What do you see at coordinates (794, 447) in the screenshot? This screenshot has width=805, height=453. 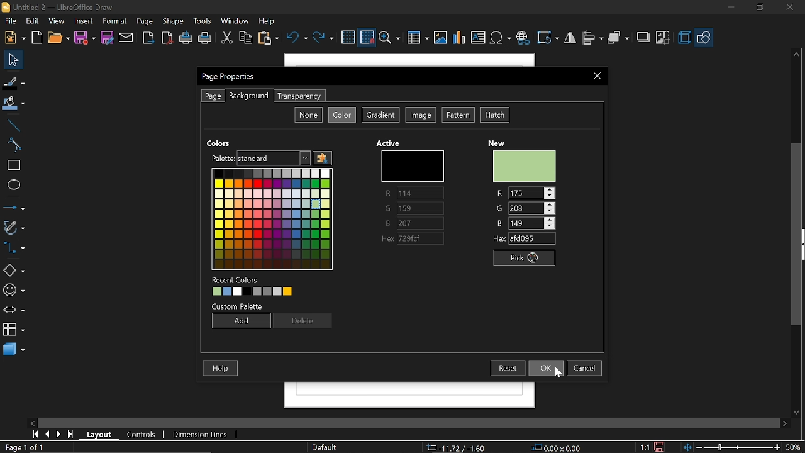 I see `Current zoom` at bounding box center [794, 447].